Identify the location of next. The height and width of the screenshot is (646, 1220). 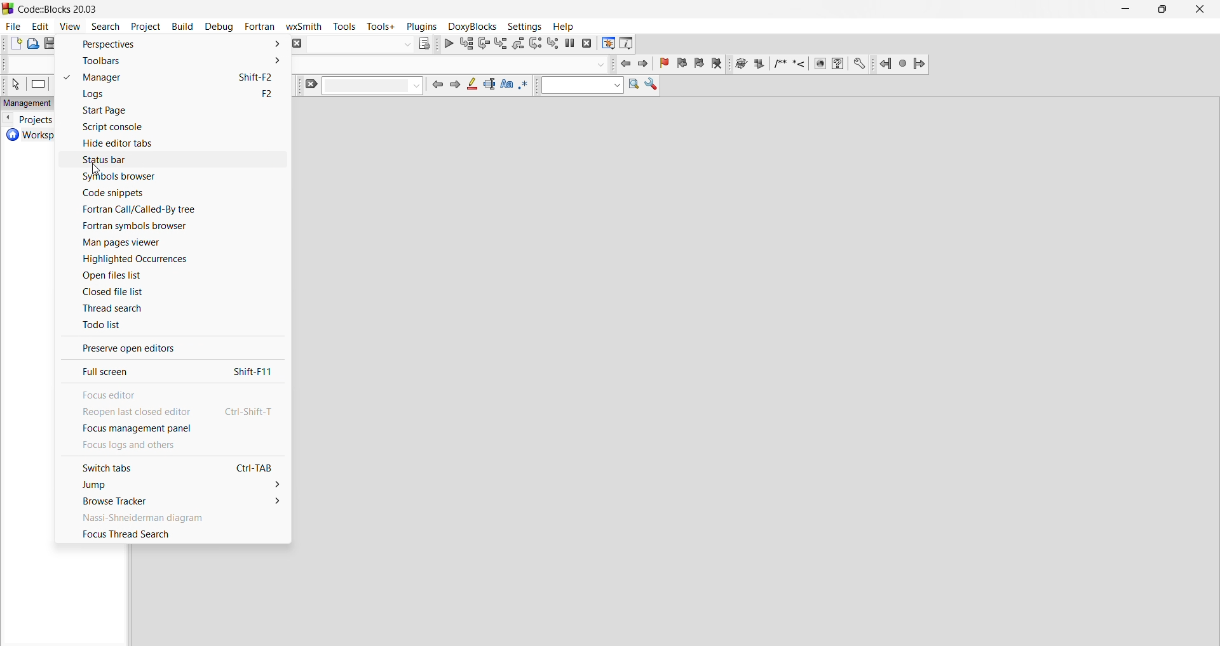
(454, 87).